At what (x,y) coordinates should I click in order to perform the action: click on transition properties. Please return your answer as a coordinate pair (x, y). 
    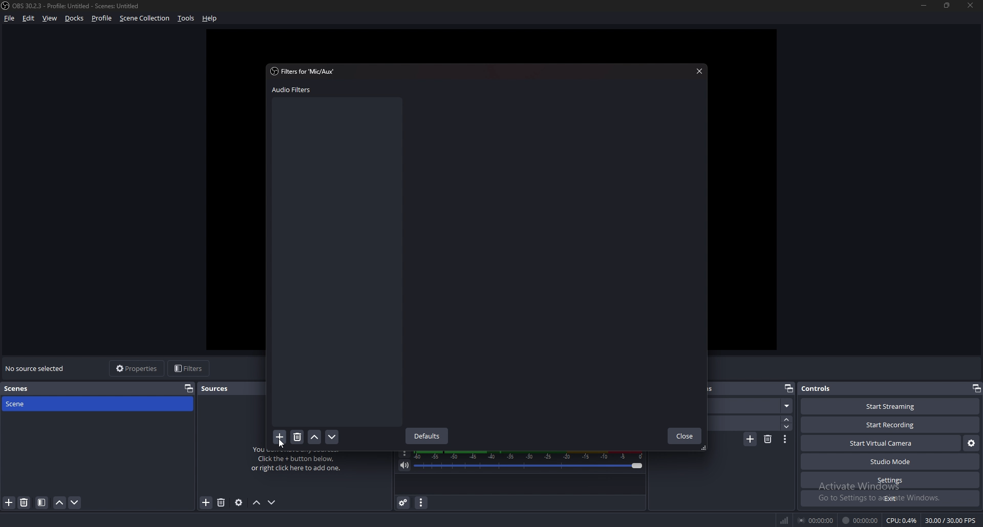
    Looking at the image, I should click on (786, 440).